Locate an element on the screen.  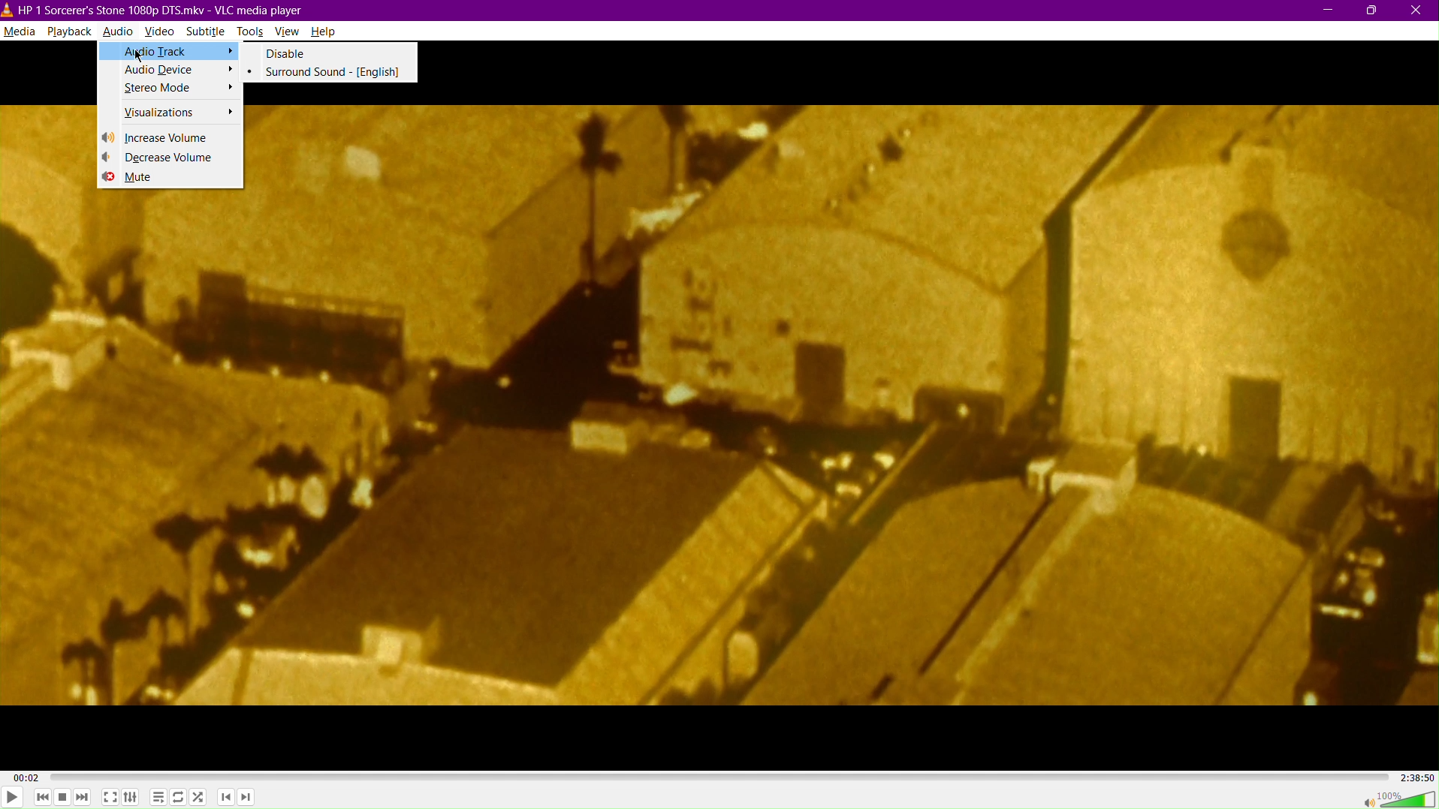
Play is located at coordinates (12, 795).